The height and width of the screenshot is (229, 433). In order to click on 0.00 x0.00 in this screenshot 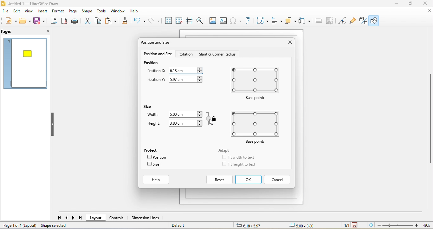, I will do `click(307, 225)`.